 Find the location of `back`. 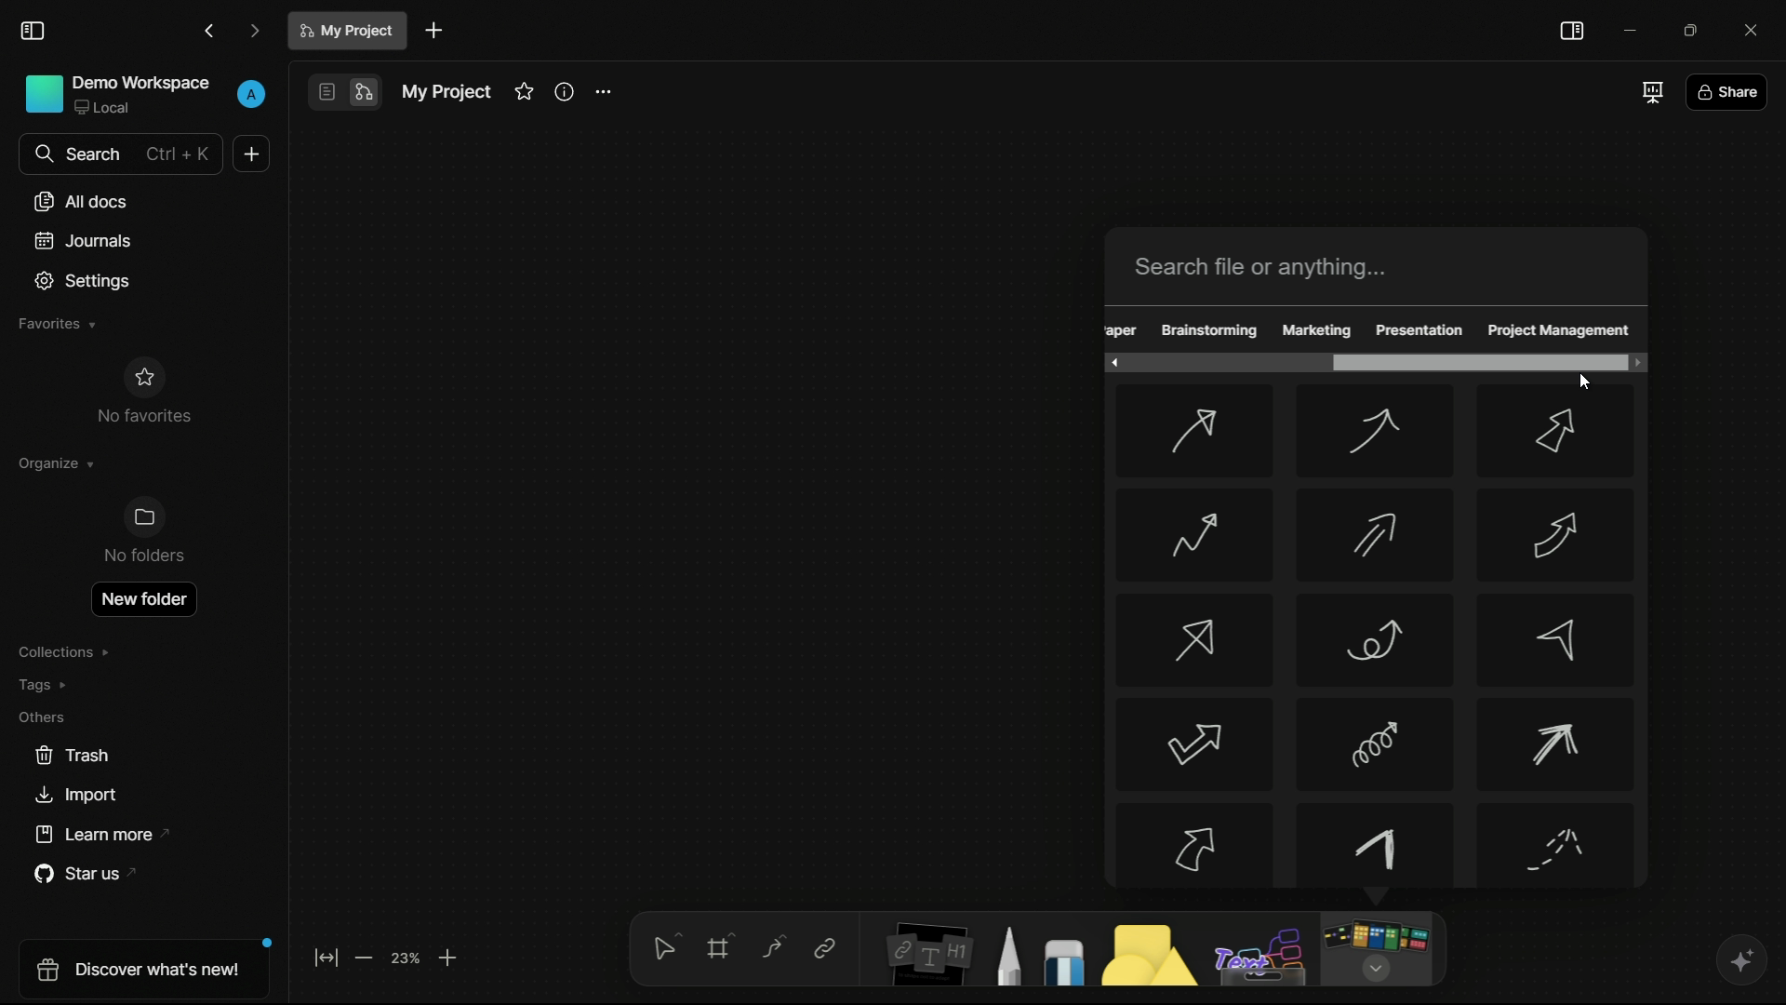

back is located at coordinates (210, 32).